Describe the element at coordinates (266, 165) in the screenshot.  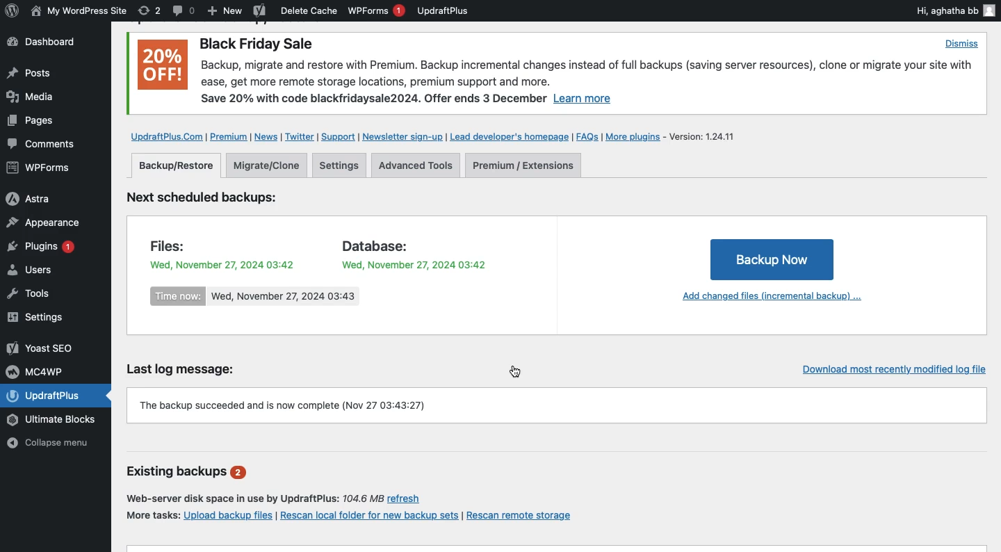
I see `Migrate clone` at that location.